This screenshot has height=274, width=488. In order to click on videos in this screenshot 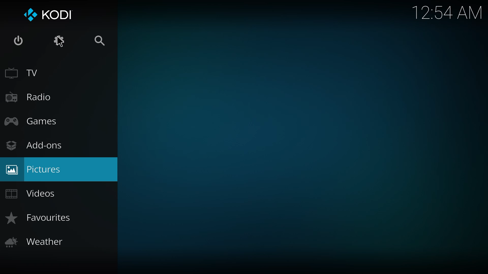, I will do `click(32, 194)`.